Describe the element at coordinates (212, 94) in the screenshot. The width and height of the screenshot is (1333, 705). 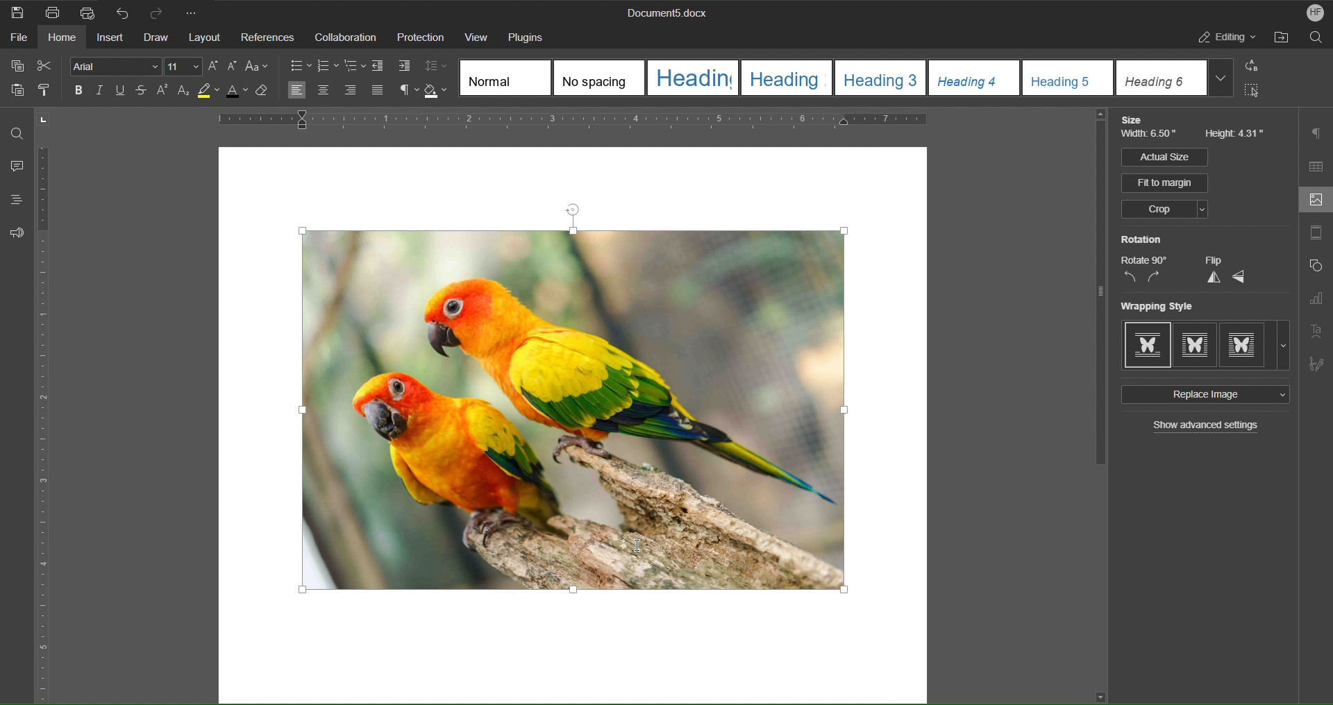
I see `Highlight` at that location.